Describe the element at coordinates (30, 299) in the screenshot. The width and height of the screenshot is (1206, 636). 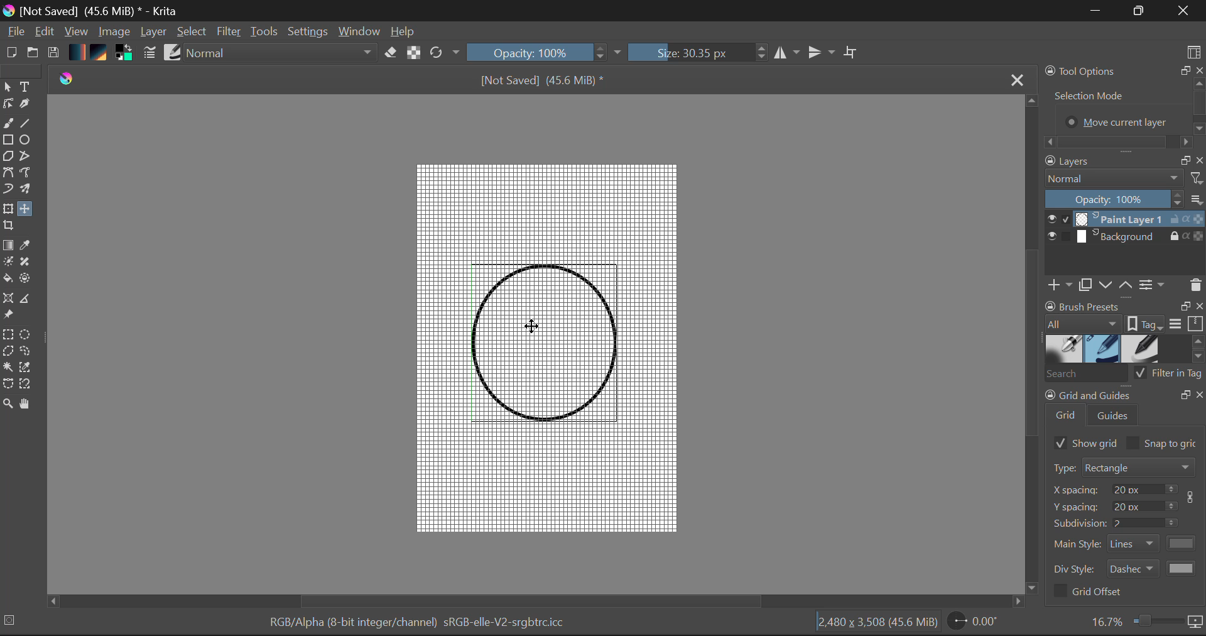
I see `Measurements` at that location.